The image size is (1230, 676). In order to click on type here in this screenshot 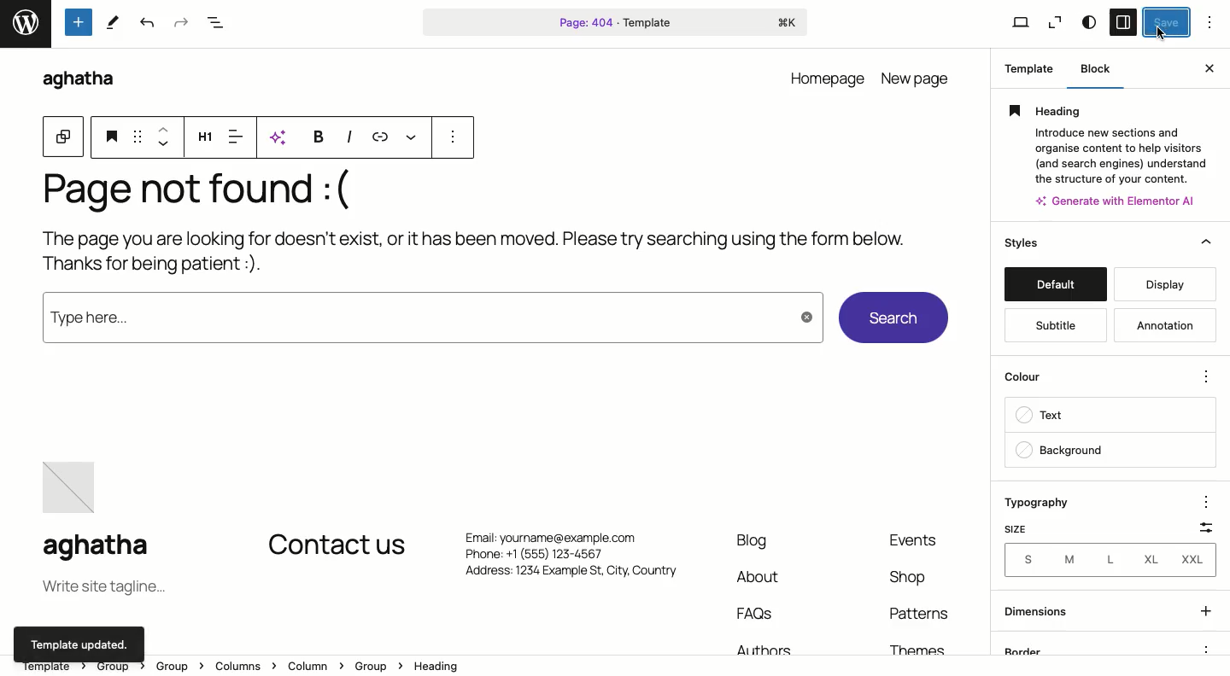, I will do `click(425, 318)`.